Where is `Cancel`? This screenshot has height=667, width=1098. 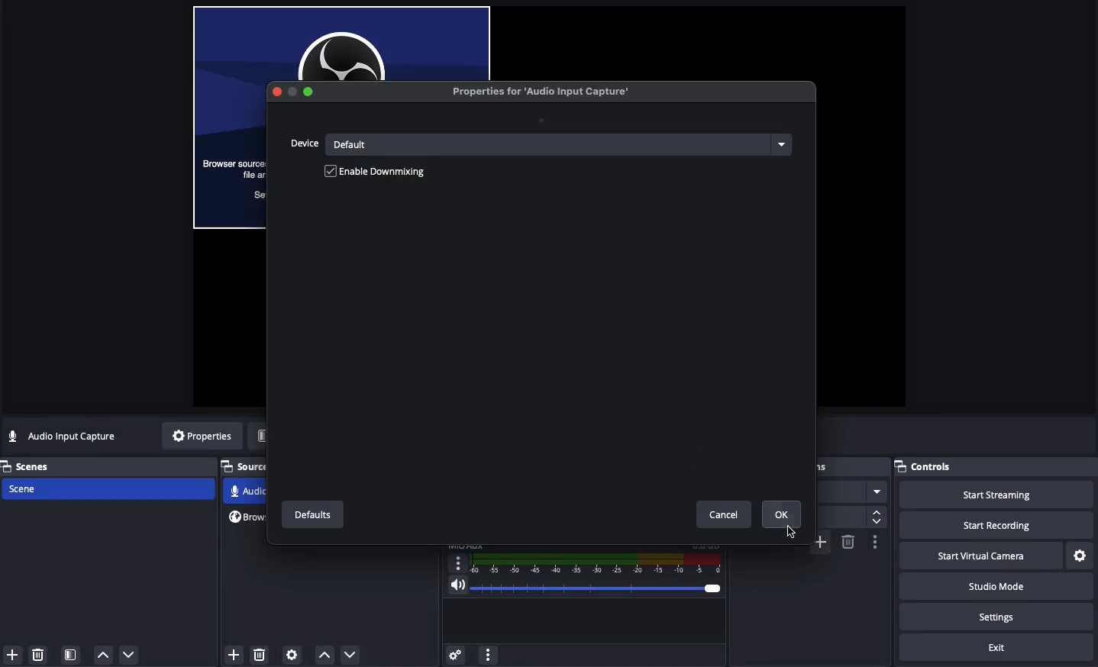
Cancel is located at coordinates (725, 514).